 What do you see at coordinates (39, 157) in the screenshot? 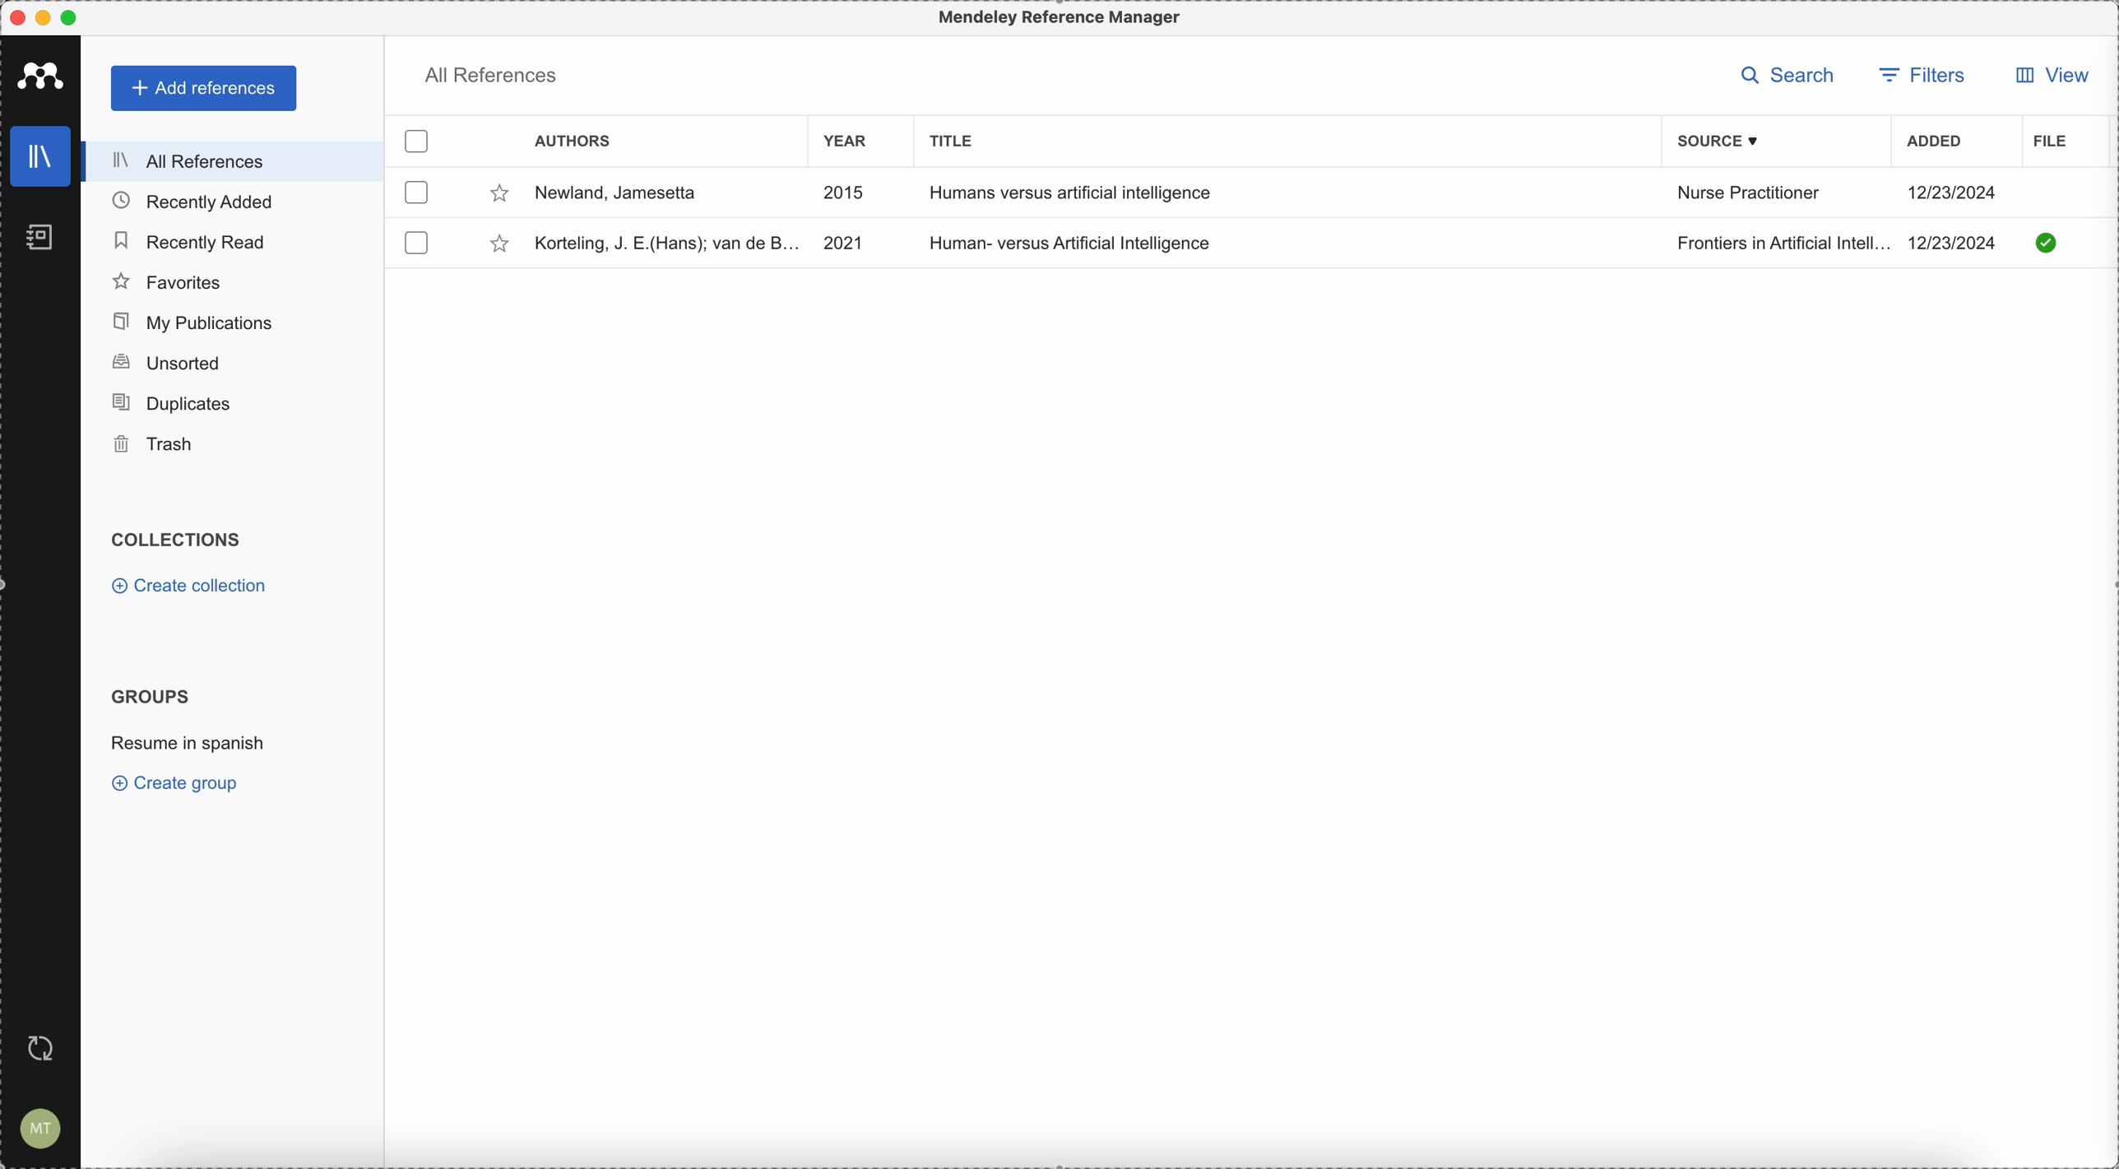
I see `library` at bounding box center [39, 157].